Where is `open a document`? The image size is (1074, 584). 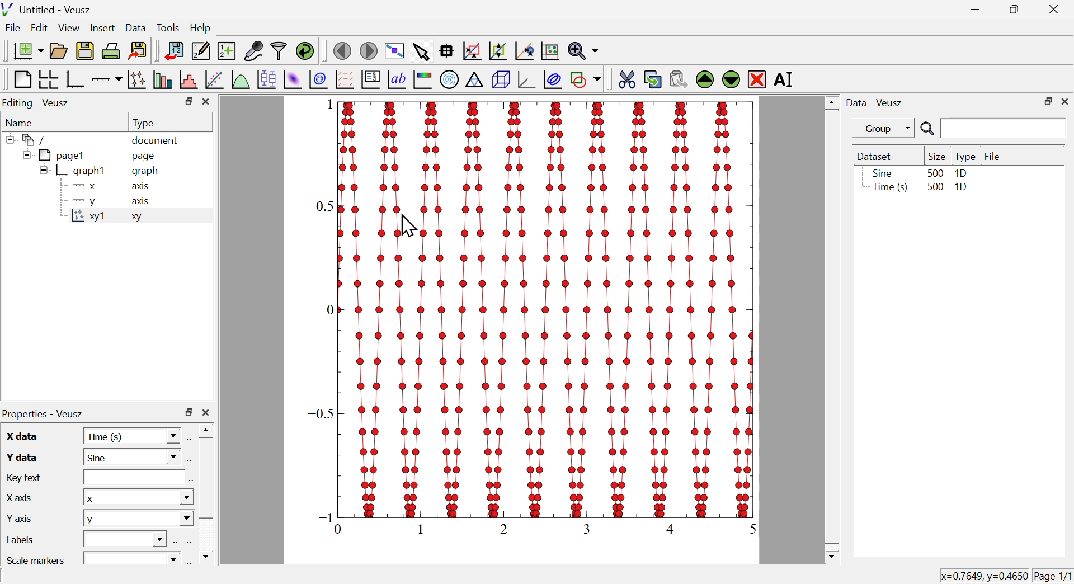
open a document is located at coordinates (60, 50).